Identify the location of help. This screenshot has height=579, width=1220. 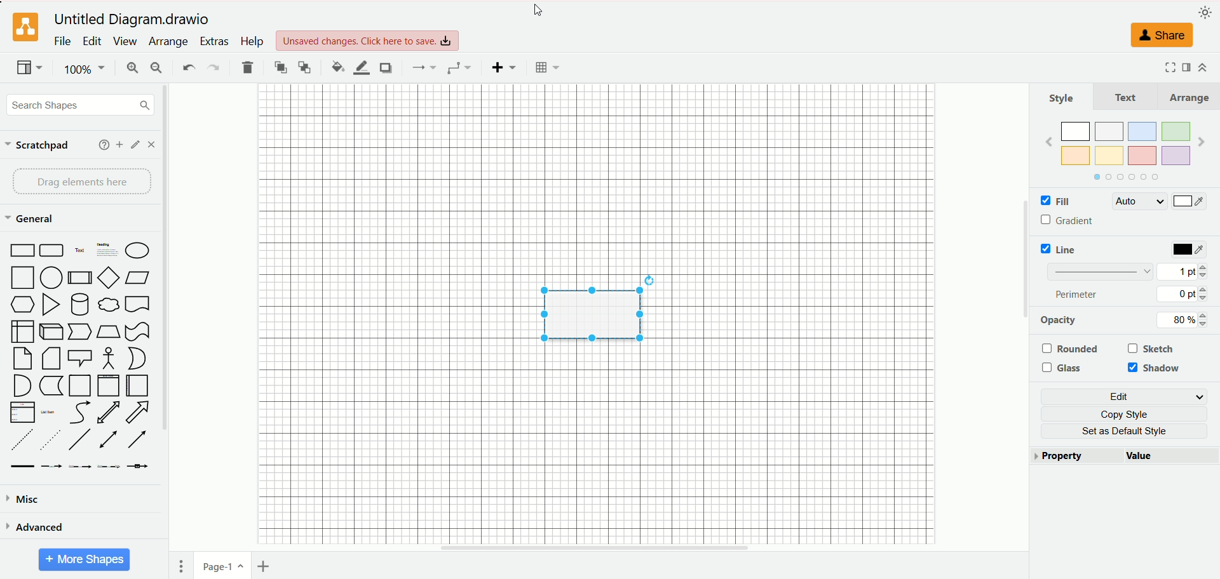
(251, 41).